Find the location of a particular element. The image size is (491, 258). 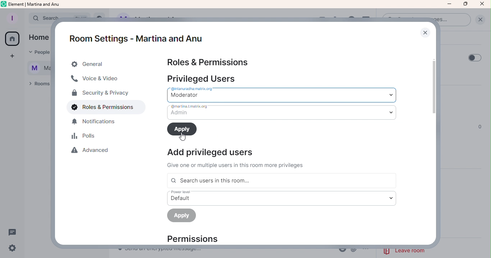

Home is located at coordinates (38, 38).